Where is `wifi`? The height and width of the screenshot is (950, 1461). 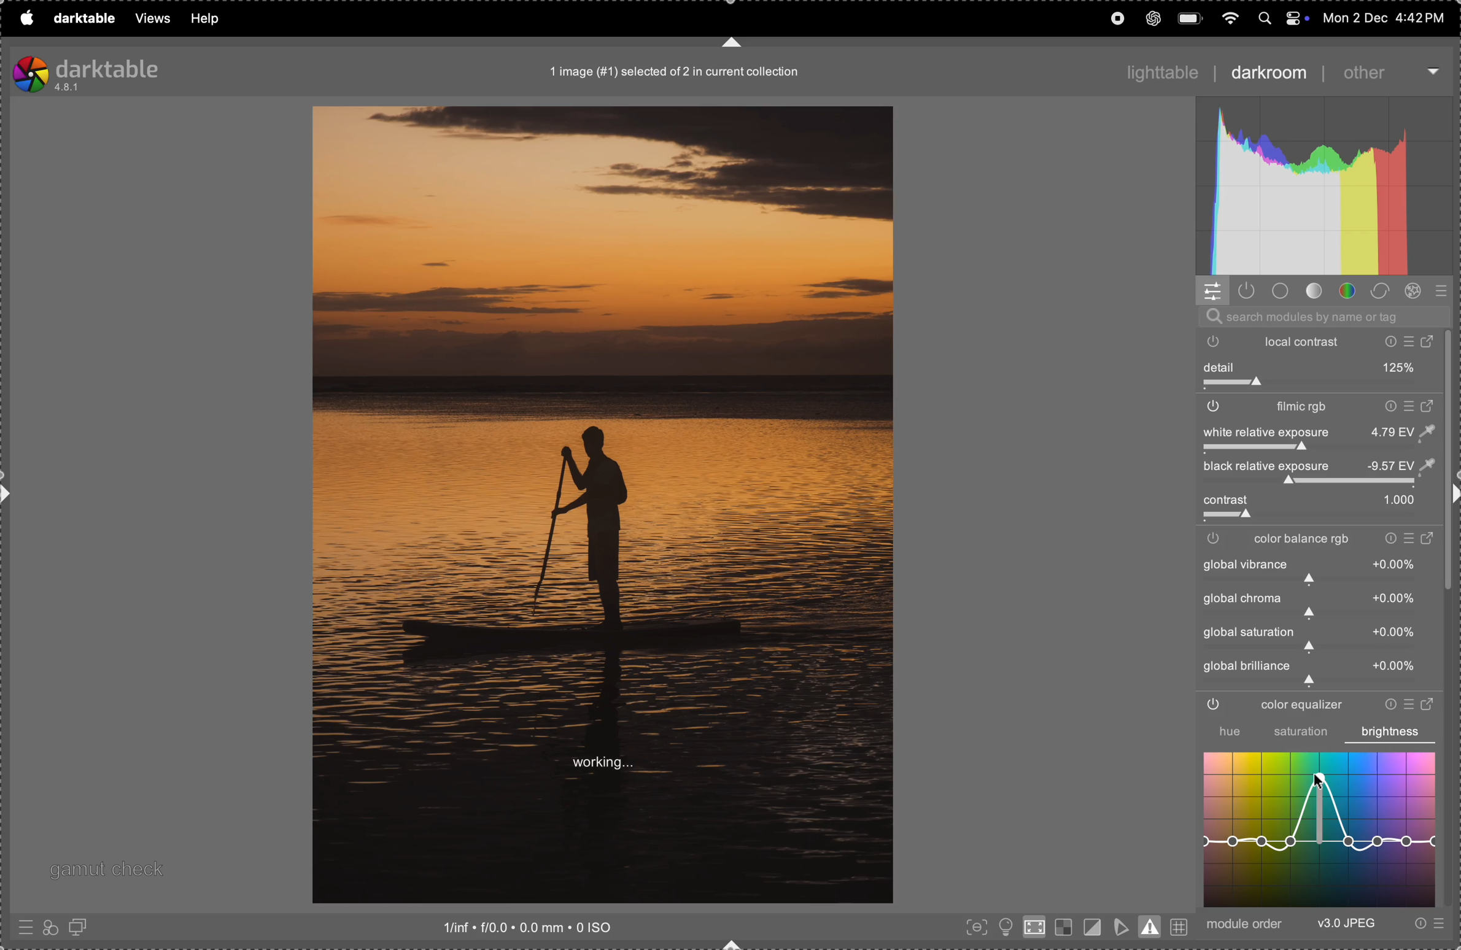 wifi is located at coordinates (1228, 17).